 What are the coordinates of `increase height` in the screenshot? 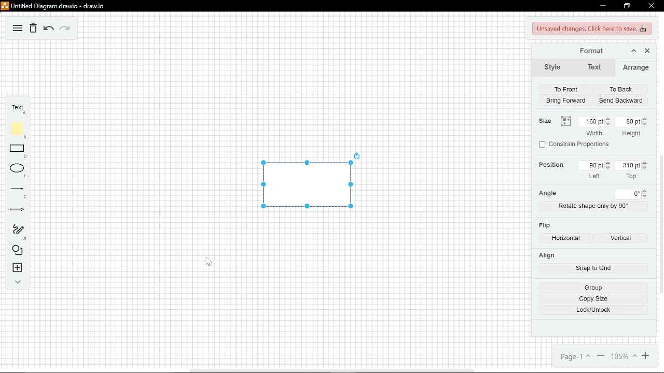 It's located at (645, 119).